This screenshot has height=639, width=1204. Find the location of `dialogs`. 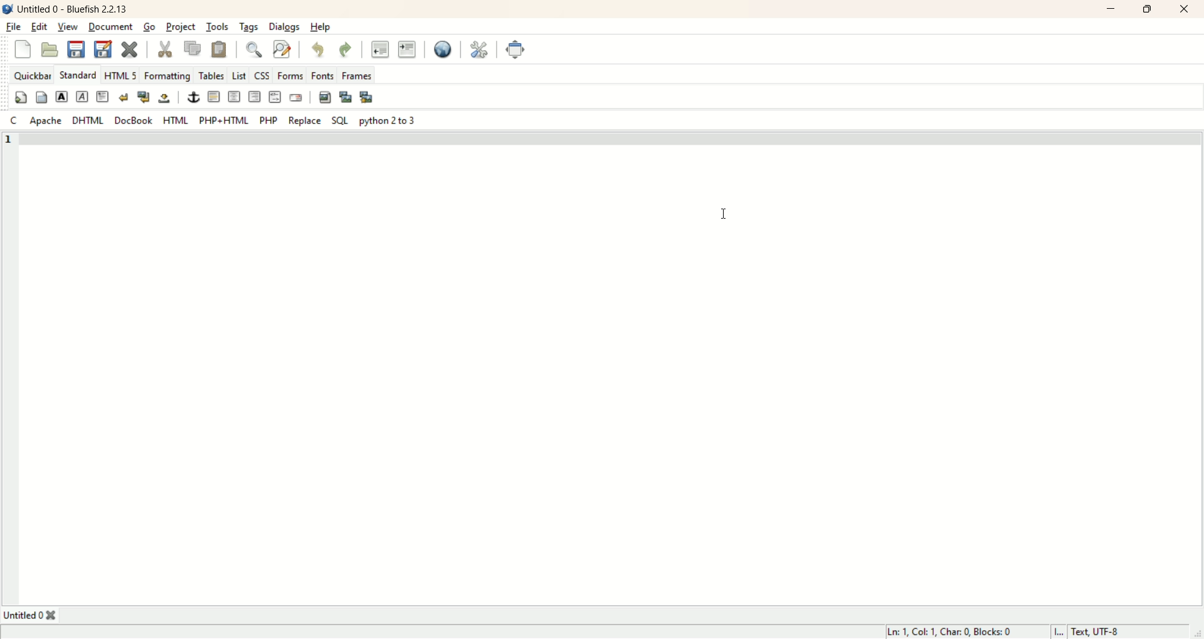

dialogs is located at coordinates (285, 26).